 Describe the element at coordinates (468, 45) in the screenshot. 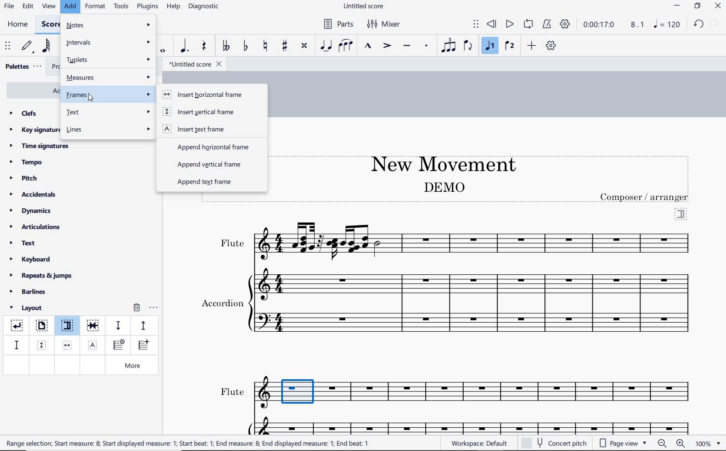

I see `flip direction` at that location.